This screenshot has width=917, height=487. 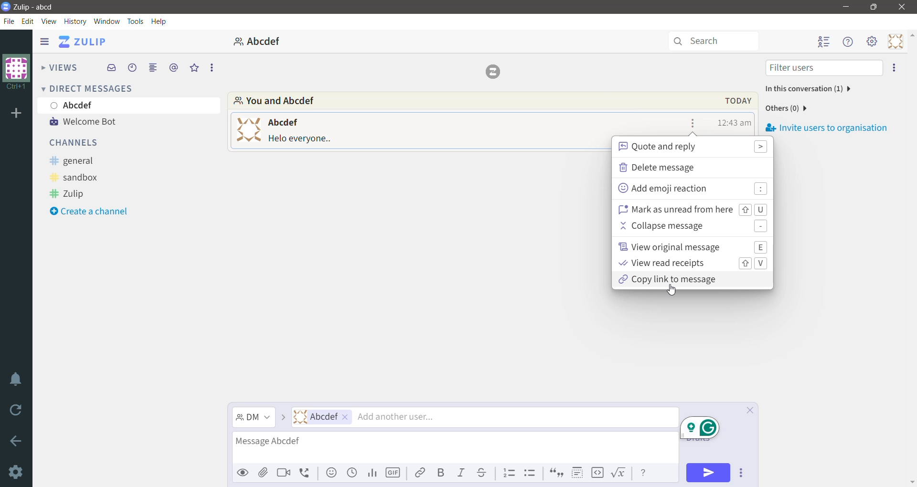 I want to click on Hide user list, so click(x=824, y=42).